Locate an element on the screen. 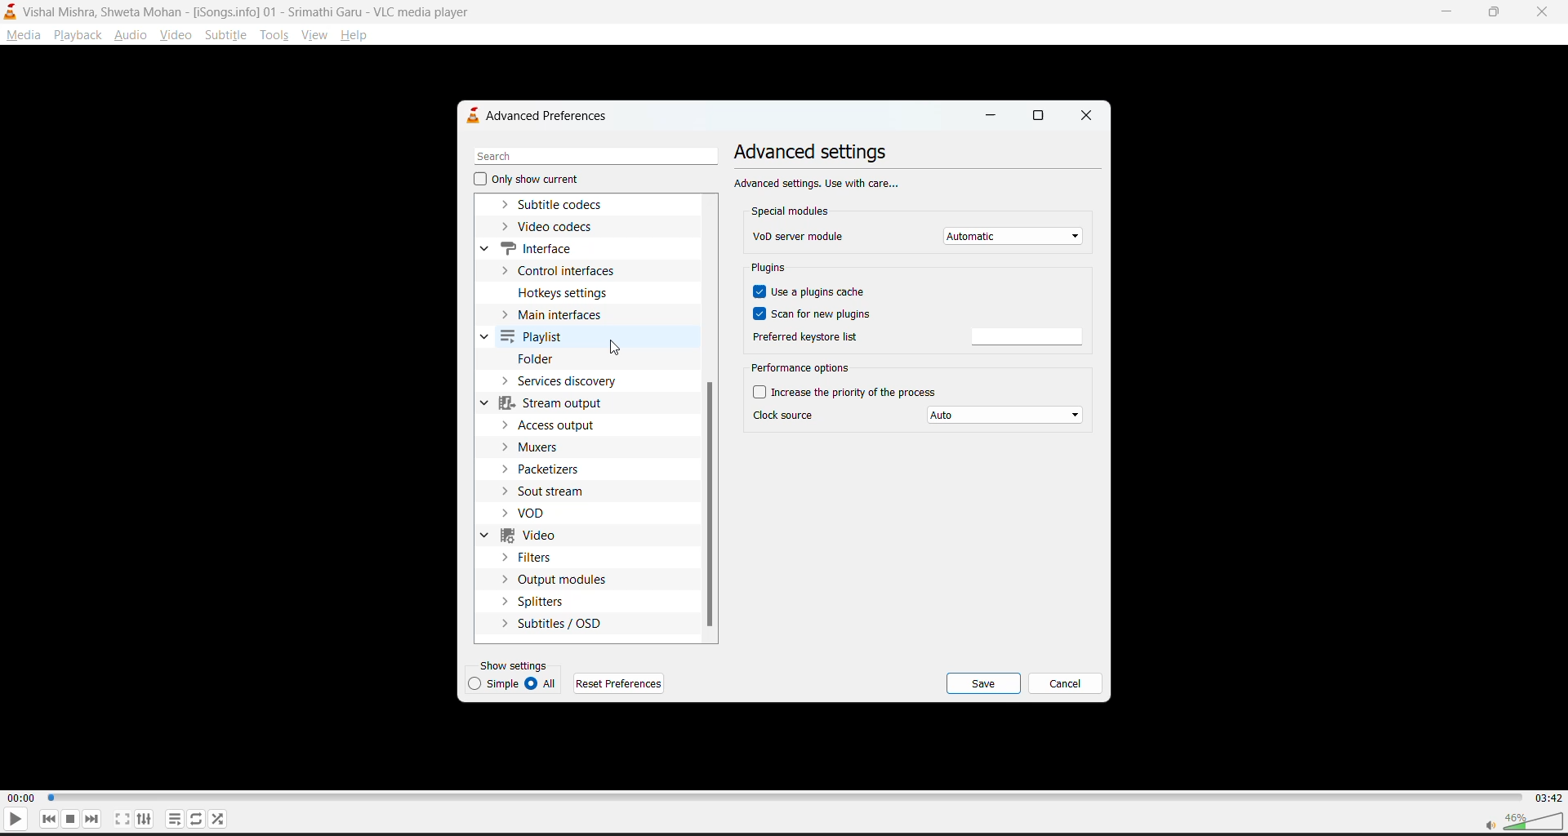 Image resolution: width=1568 pixels, height=836 pixels. track slider is located at coordinates (782, 795).